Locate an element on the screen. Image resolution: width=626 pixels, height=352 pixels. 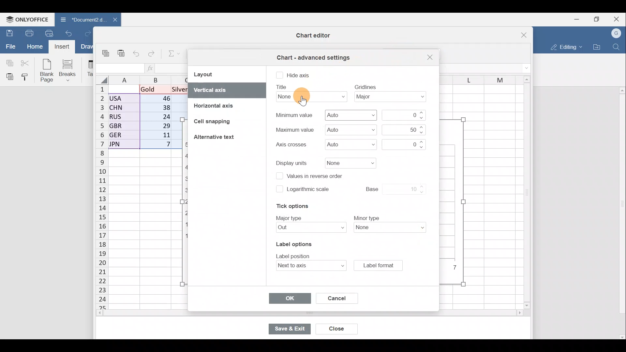
Tick options is located at coordinates (290, 206).